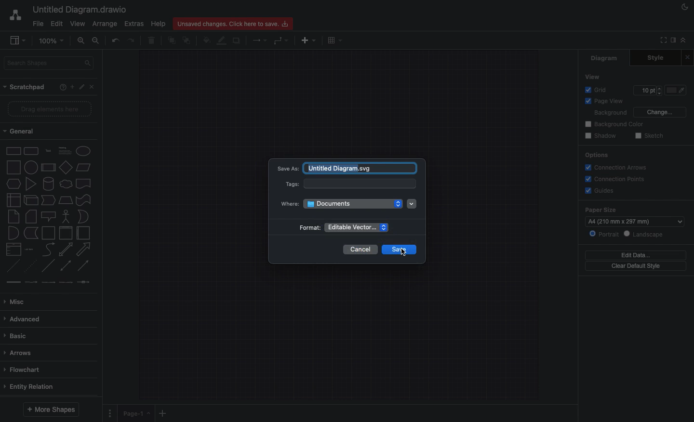 The height and width of the screenshot is (422, 694). What do you see at coordinates (648, 91) in the screenshot?
I see `Size 10pt` at bounding box center [648, 91].